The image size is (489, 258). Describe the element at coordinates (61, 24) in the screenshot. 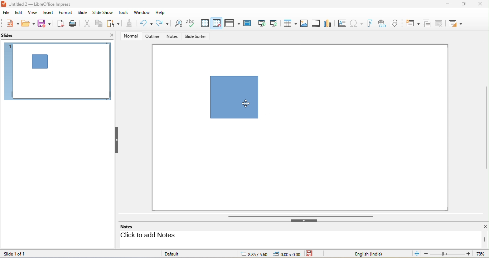

I see `export directly as pdf` at that location.